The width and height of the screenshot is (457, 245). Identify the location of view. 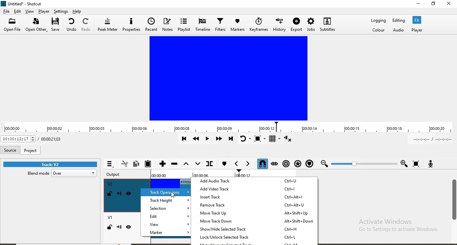
(29, 11).